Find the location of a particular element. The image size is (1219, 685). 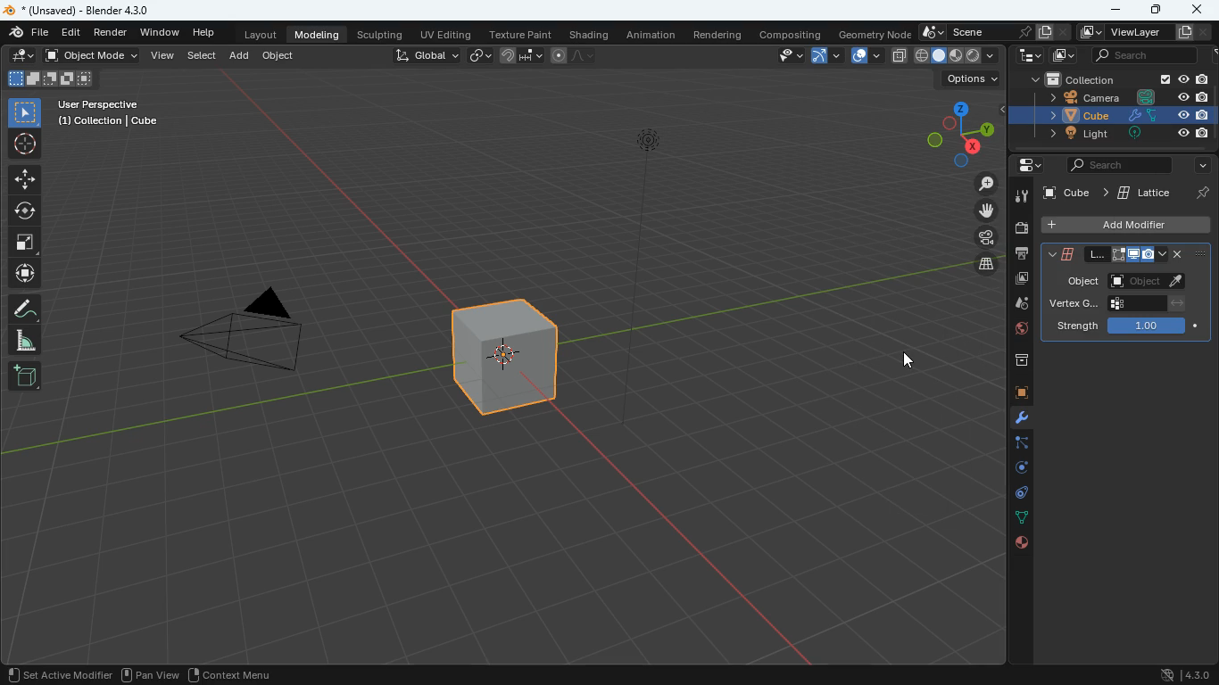

geometry node is located at coordinates (876, 34).